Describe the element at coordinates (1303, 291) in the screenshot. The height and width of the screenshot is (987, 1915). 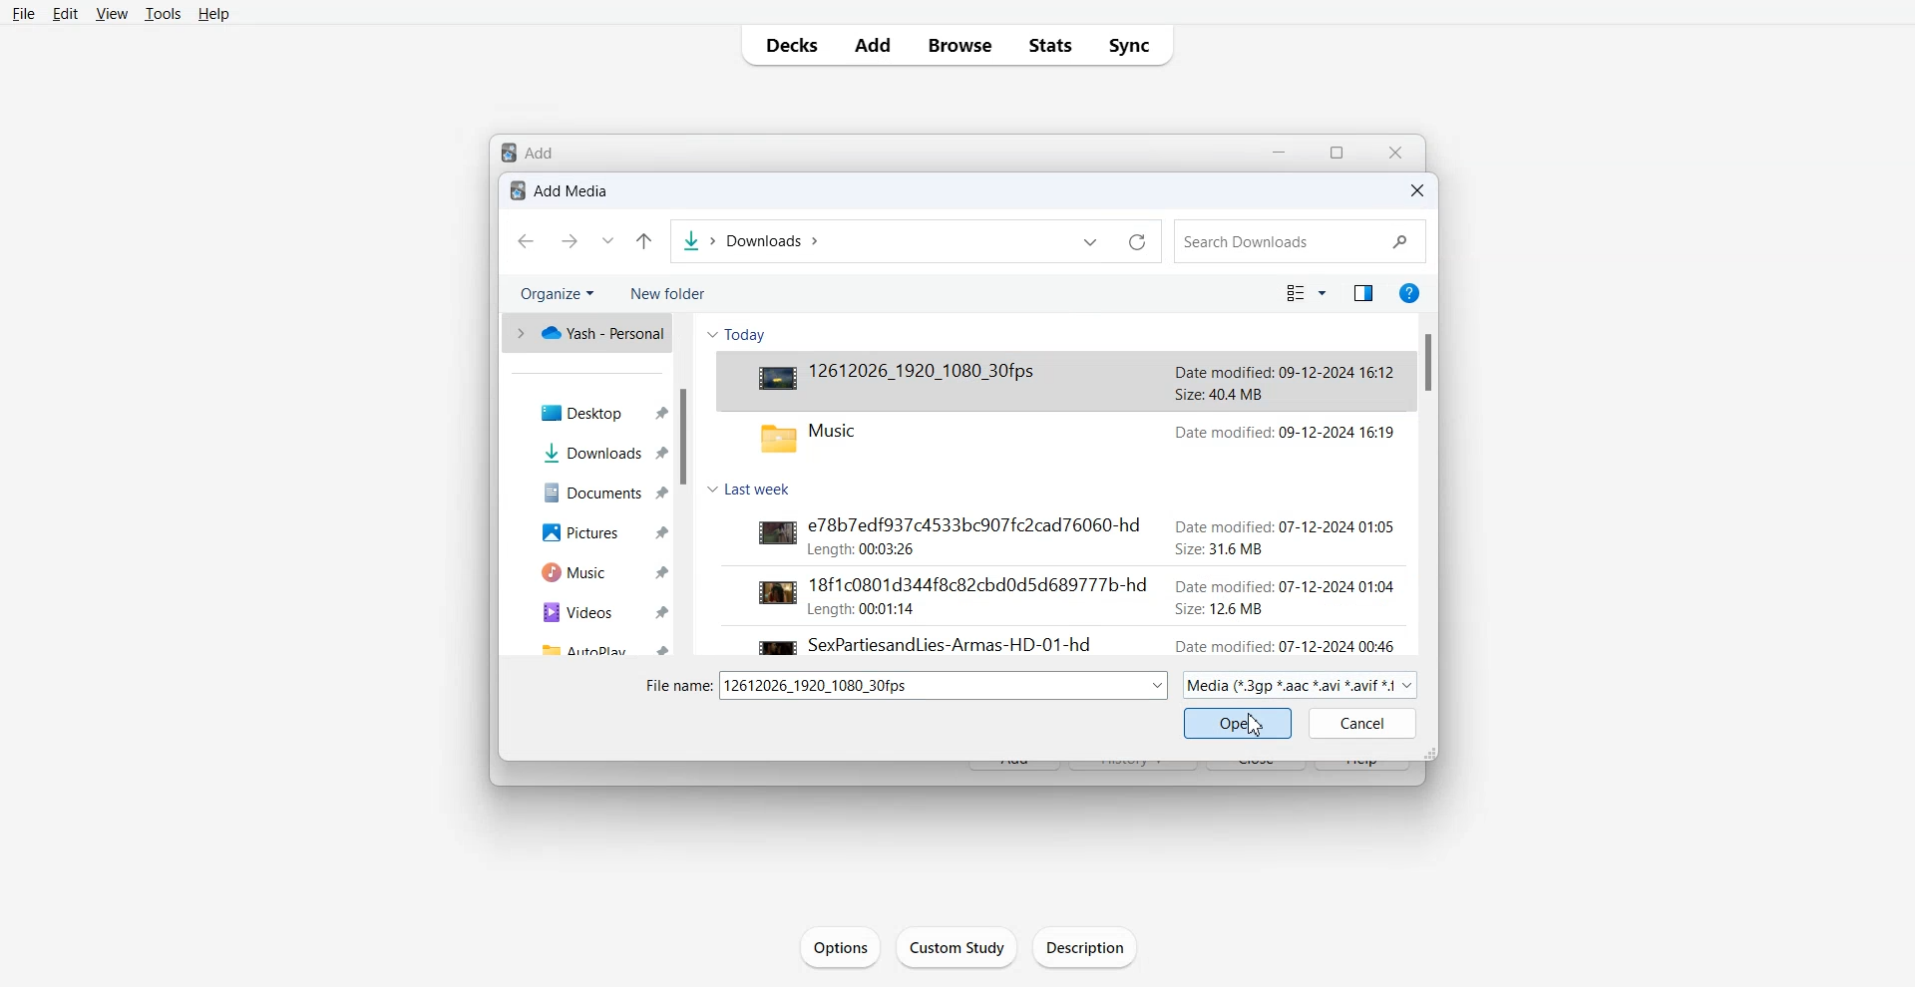
I see `Change the view mode` at that location.